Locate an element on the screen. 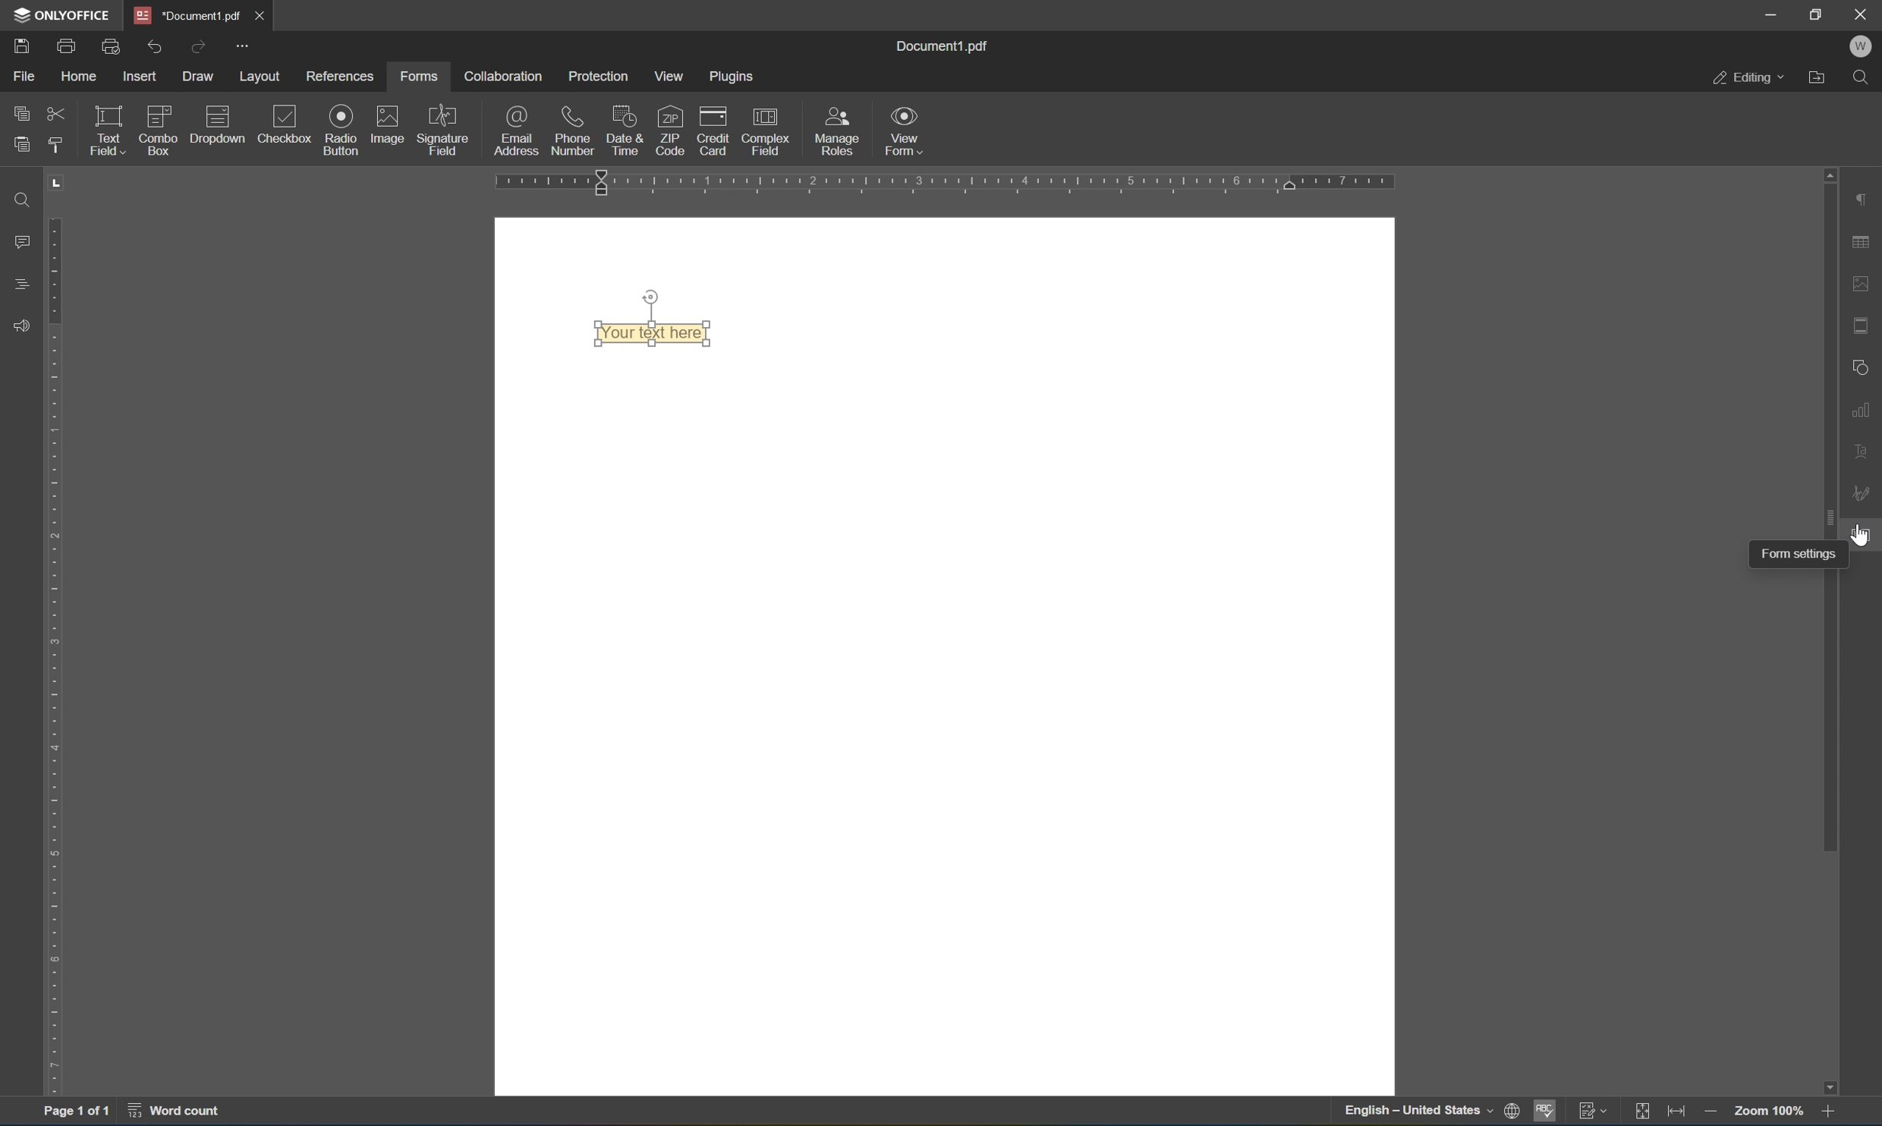 This screenshot has height=1126, width=1882. headings is located at coordinates (24, 282).